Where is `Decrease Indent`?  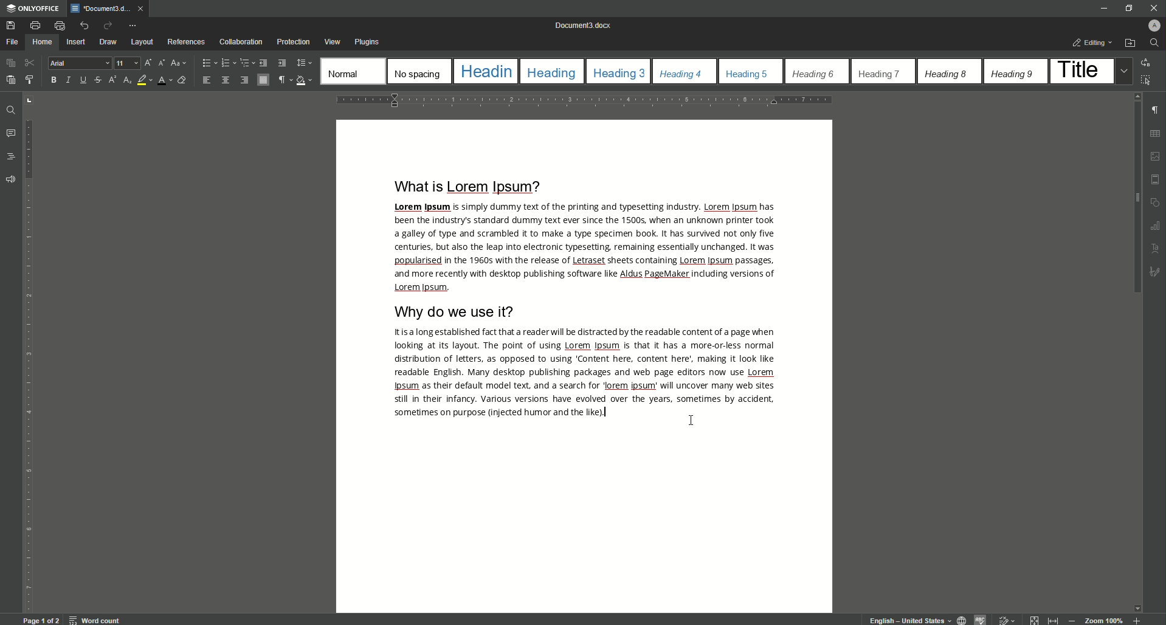
Decrease Indent is located at coordinates (264, 63).